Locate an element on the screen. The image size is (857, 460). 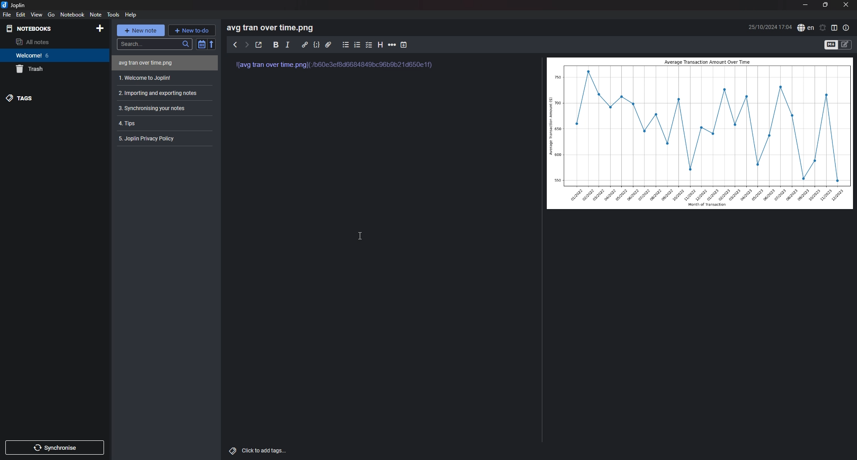
insert time is located at coordinates (404, 45).